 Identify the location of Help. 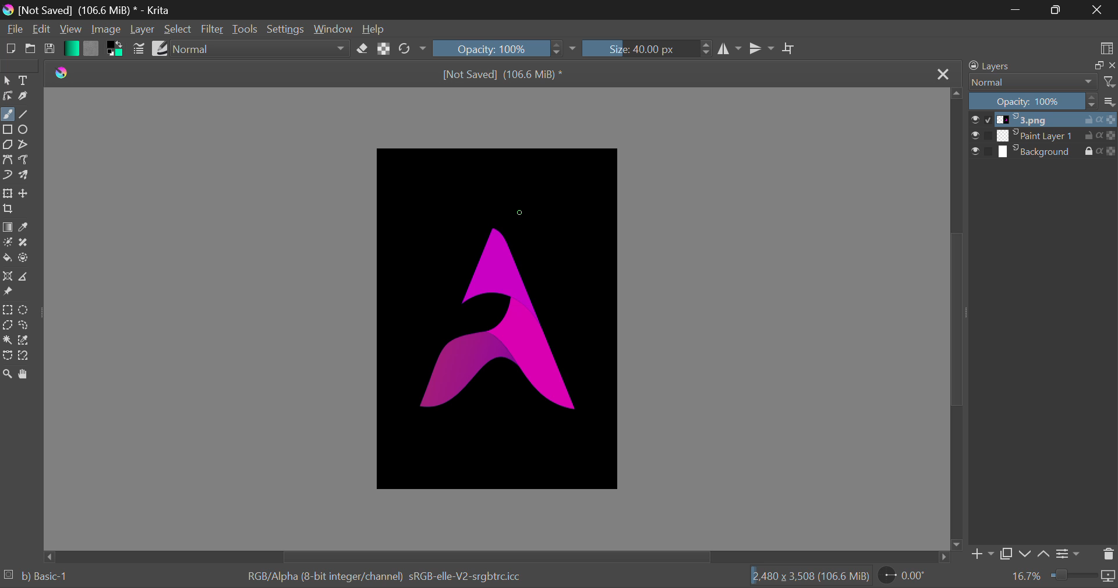
(373, 29).